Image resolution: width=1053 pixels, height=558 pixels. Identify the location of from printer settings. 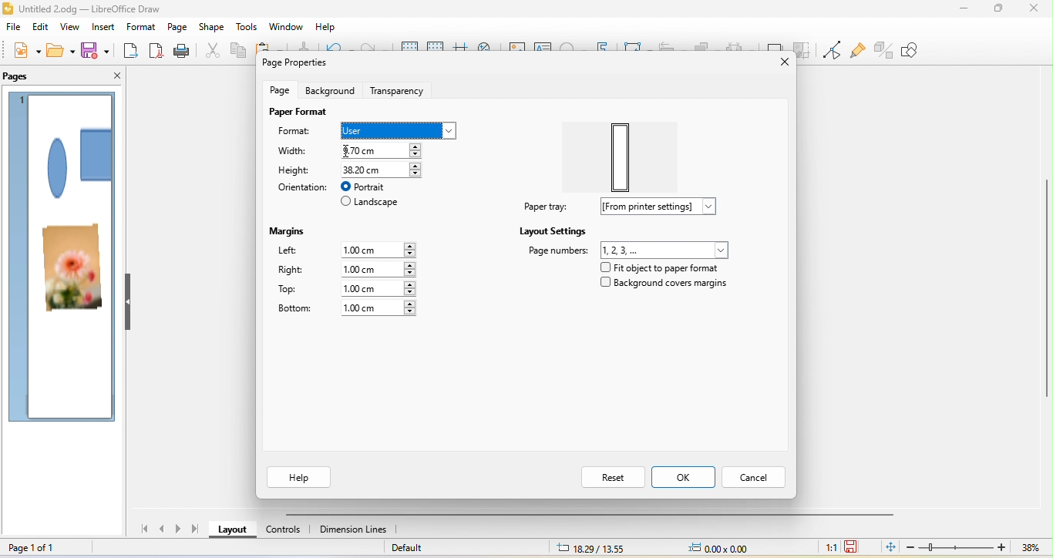
(655, 207).